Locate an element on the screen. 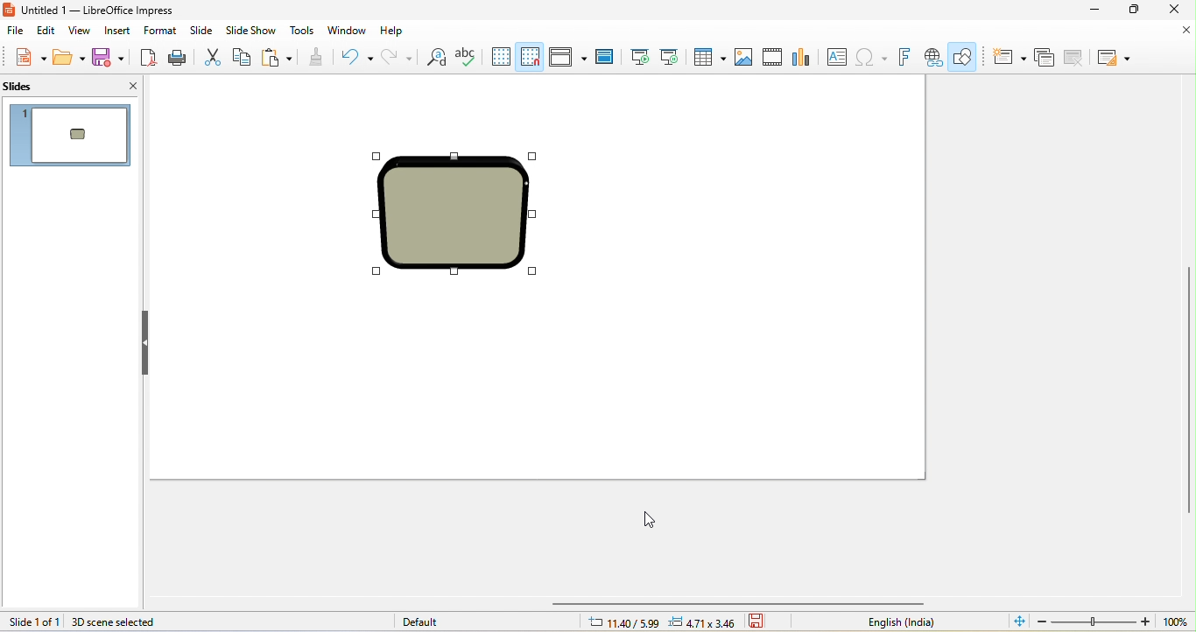 The image size is (1196, 632). fontwork text is located at coordinates (907, 57).